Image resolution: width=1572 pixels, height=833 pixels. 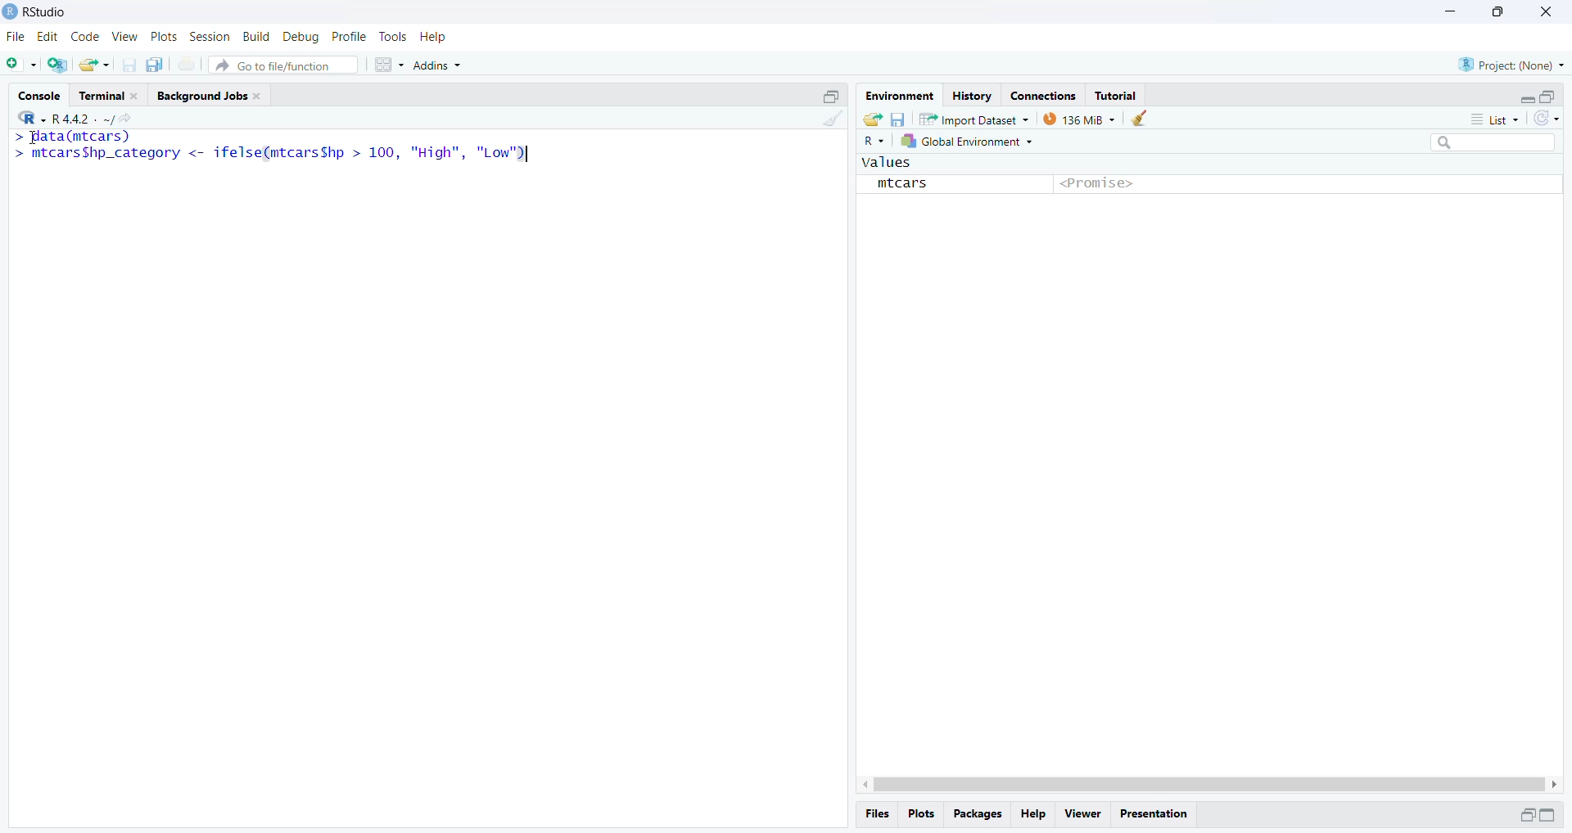 I want to click on Tutorial, so click(x=1118, y=95).